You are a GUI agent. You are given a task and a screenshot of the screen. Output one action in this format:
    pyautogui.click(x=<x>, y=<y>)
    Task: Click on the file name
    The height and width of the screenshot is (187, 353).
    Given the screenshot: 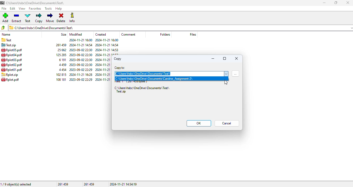 What is the action you would take?
    pyautogui.click(x=11, y=50)
    